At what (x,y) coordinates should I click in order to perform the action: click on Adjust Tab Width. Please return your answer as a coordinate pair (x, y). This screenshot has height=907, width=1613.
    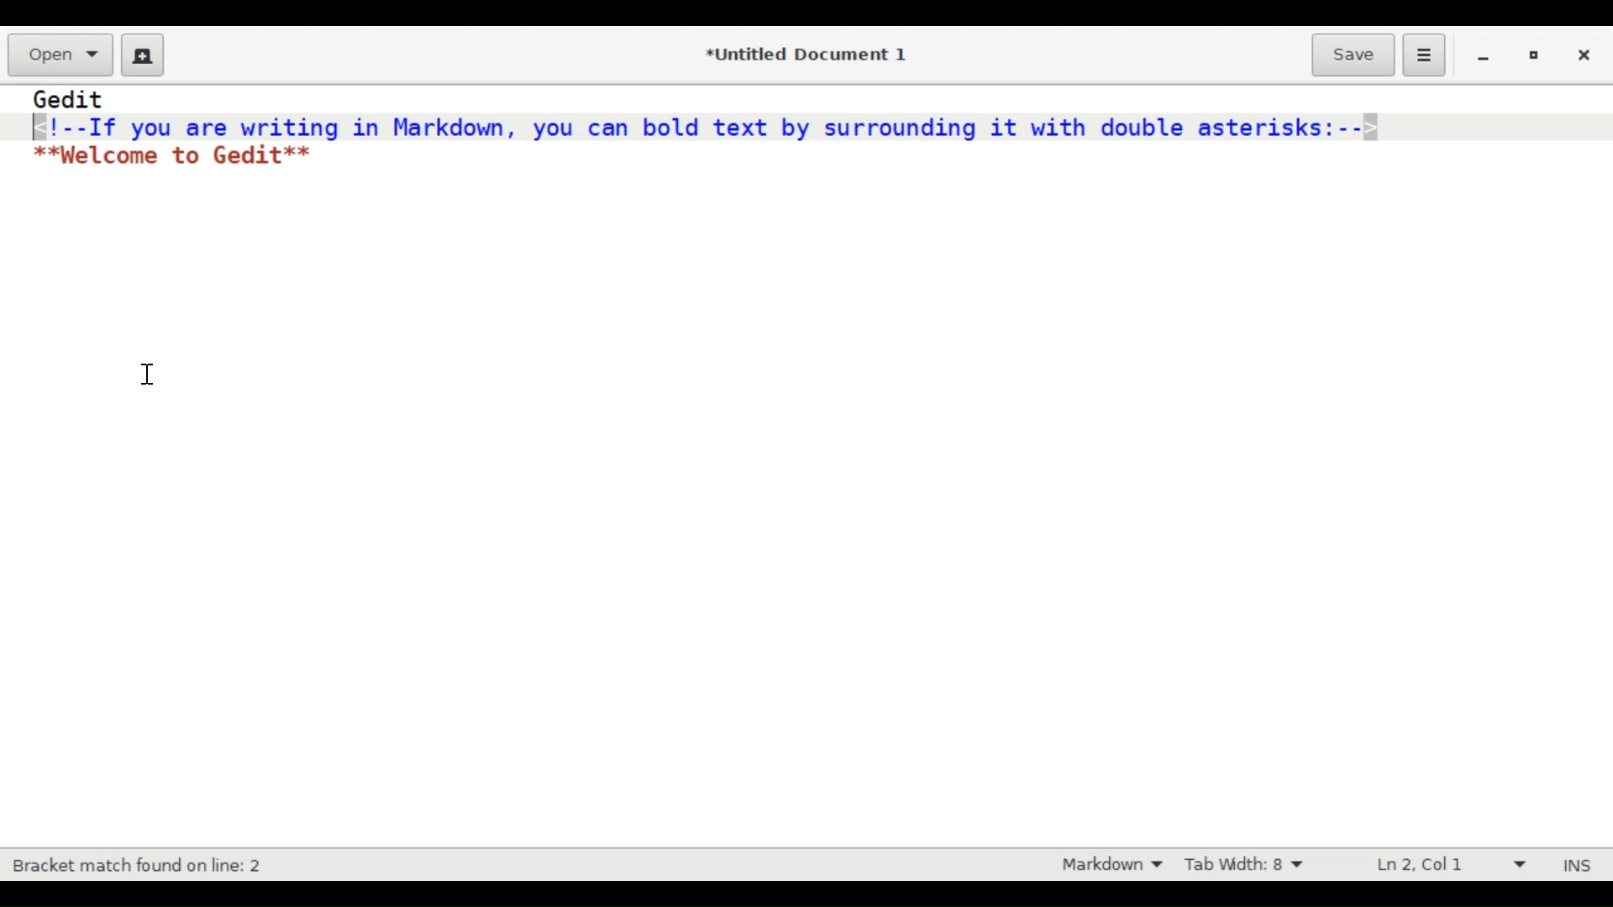
    Looking at the image, I should click on (1256, 864).